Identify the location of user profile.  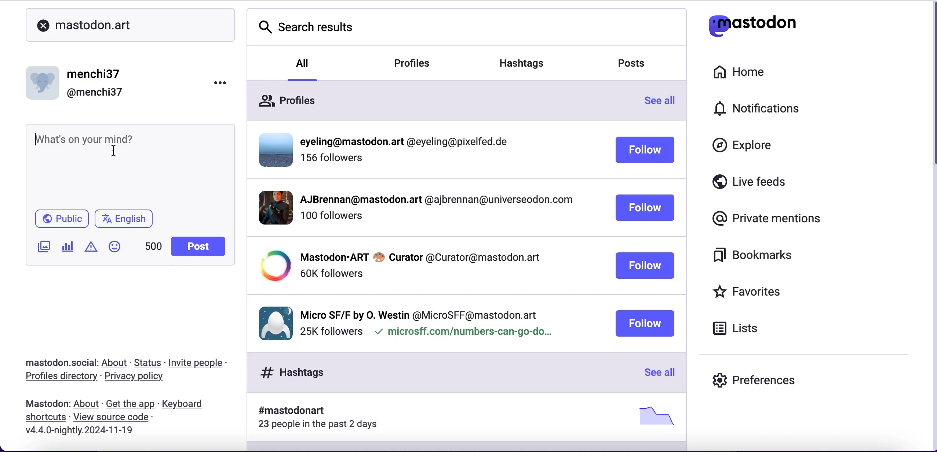
(433, 266).